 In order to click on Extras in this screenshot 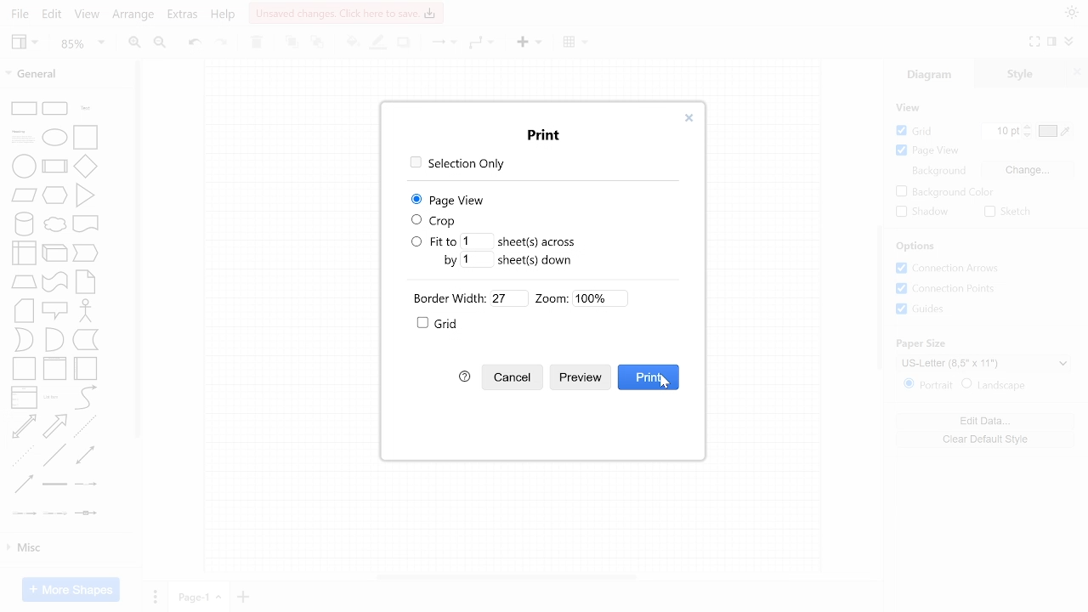, I will do `click(182, 15)`.